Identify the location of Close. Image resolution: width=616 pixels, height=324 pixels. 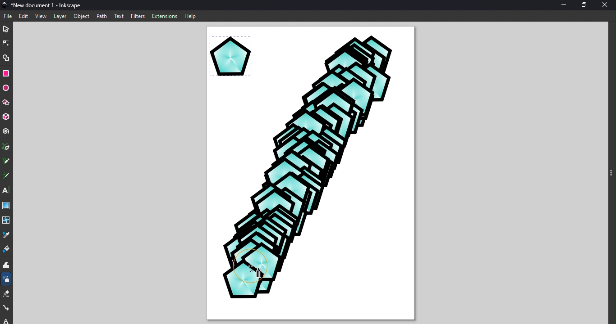
(607, 5).